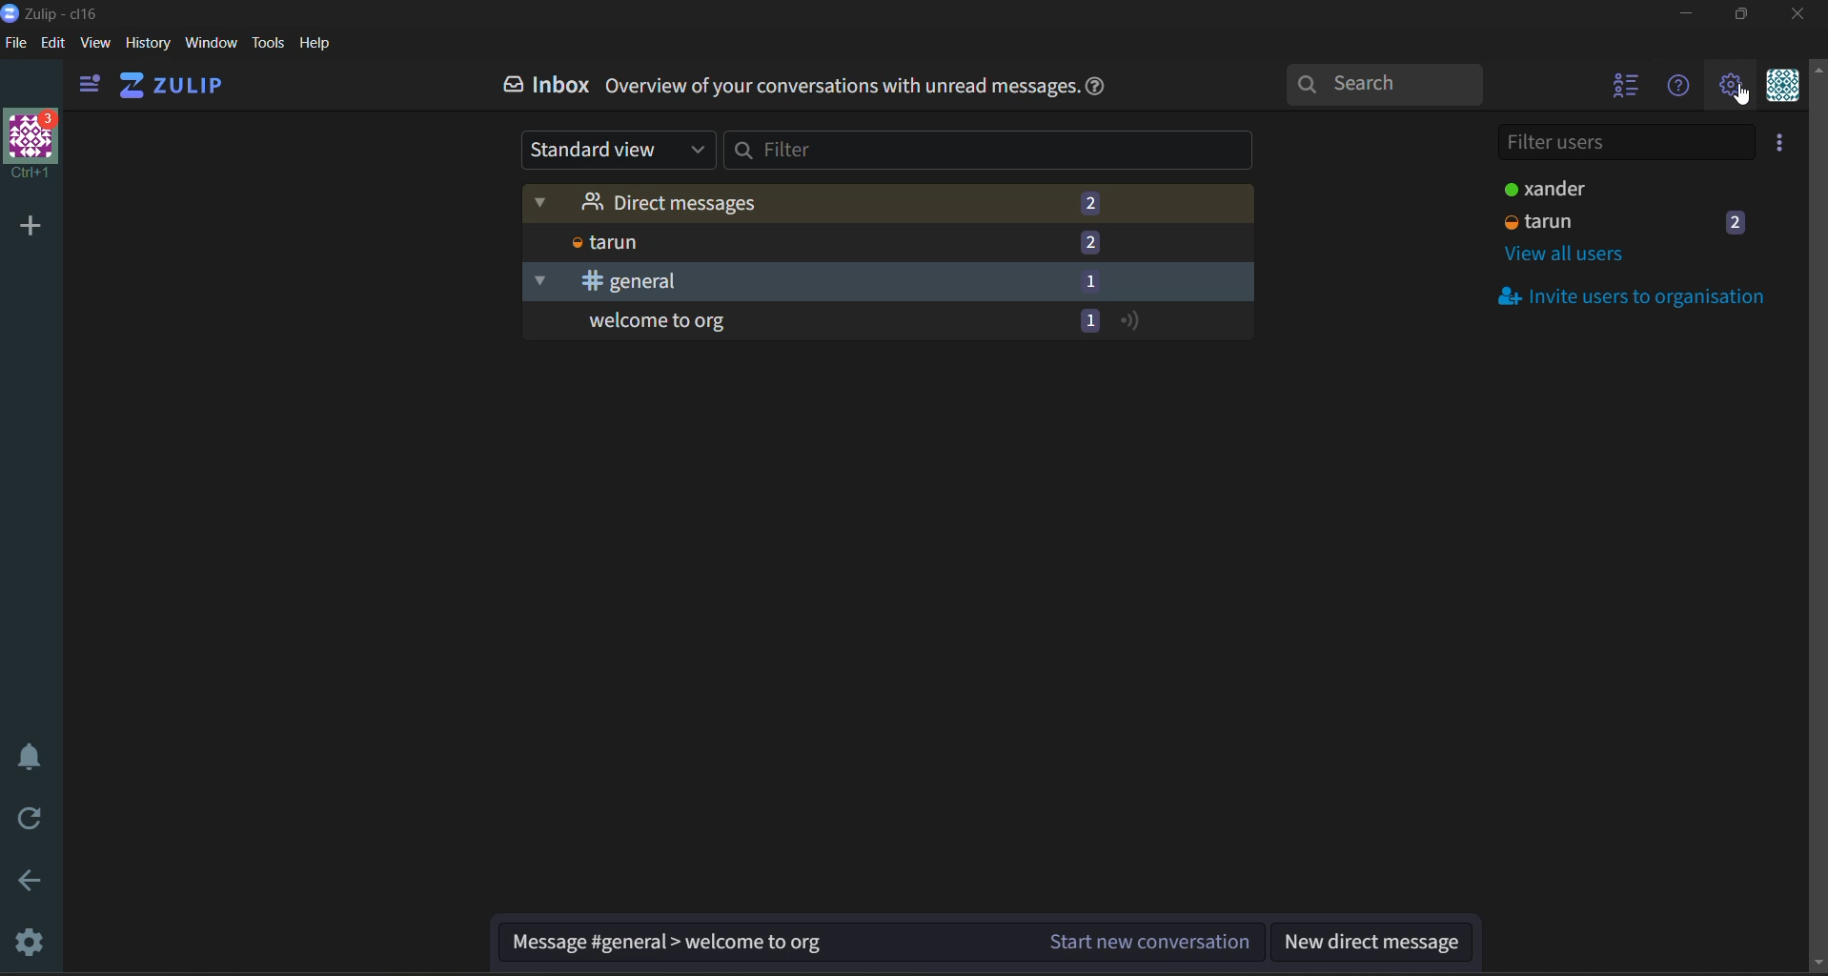 Image resolution: width=1828 pixels, height=976 pixels. What do you see at coordinates (763, 944) in the screenshot?
I see `message` at bounding box center [763, 944].